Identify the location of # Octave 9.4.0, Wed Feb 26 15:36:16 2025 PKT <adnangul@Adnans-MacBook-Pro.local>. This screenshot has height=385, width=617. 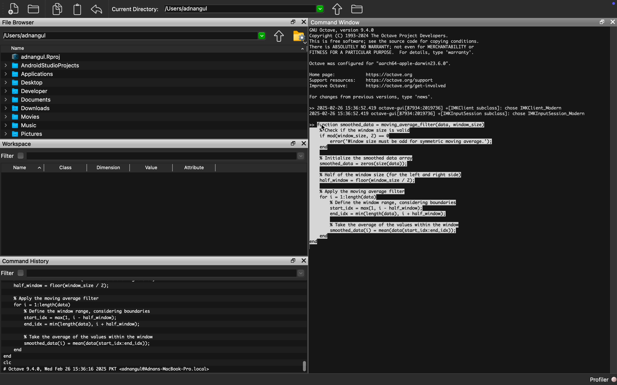
(107, 370).